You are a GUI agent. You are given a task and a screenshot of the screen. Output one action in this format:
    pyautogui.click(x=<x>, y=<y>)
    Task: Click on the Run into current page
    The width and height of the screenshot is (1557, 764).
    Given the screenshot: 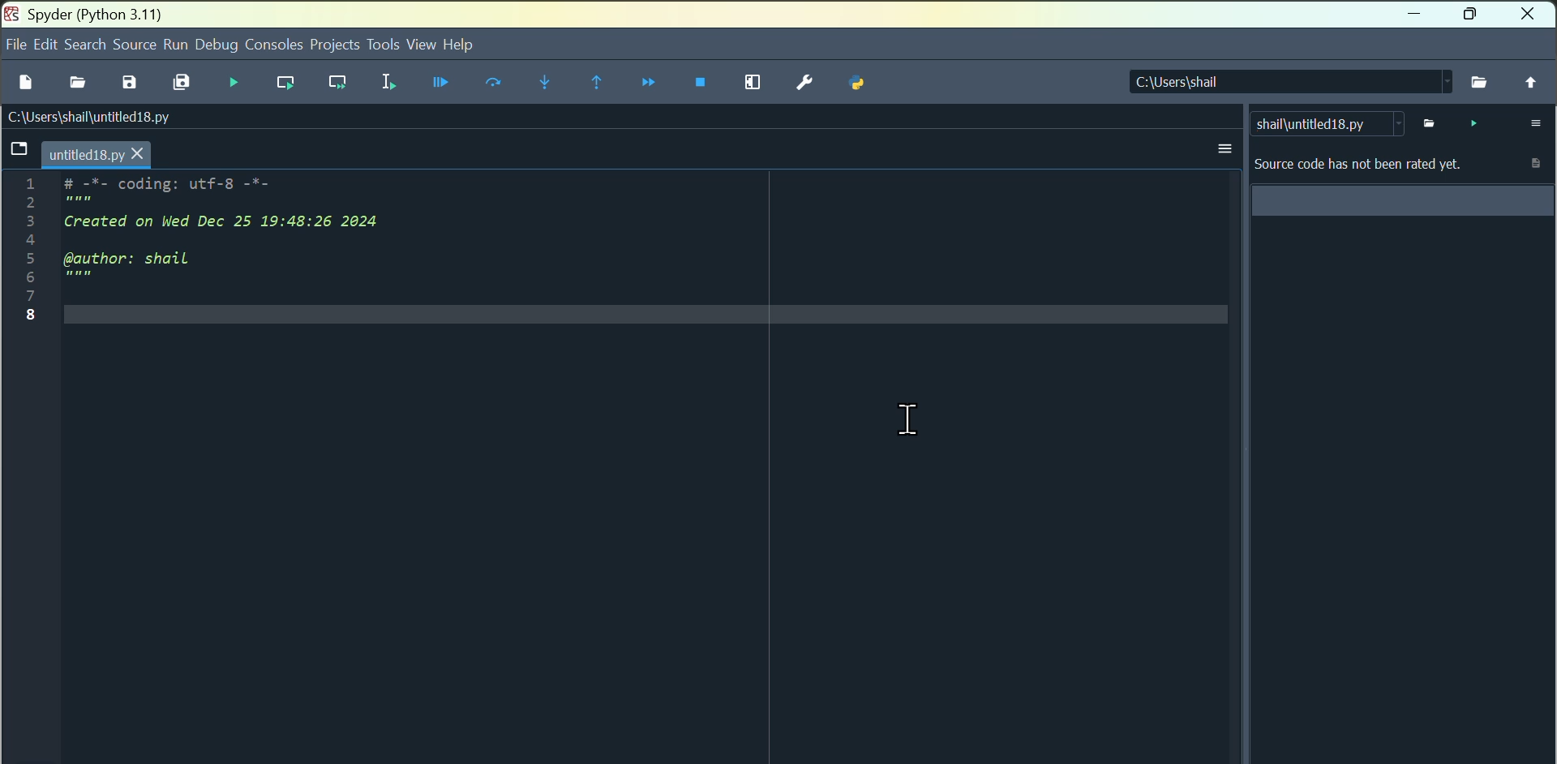 What is the action you would take?
    pyautogui.click(x=543, y=83)
    